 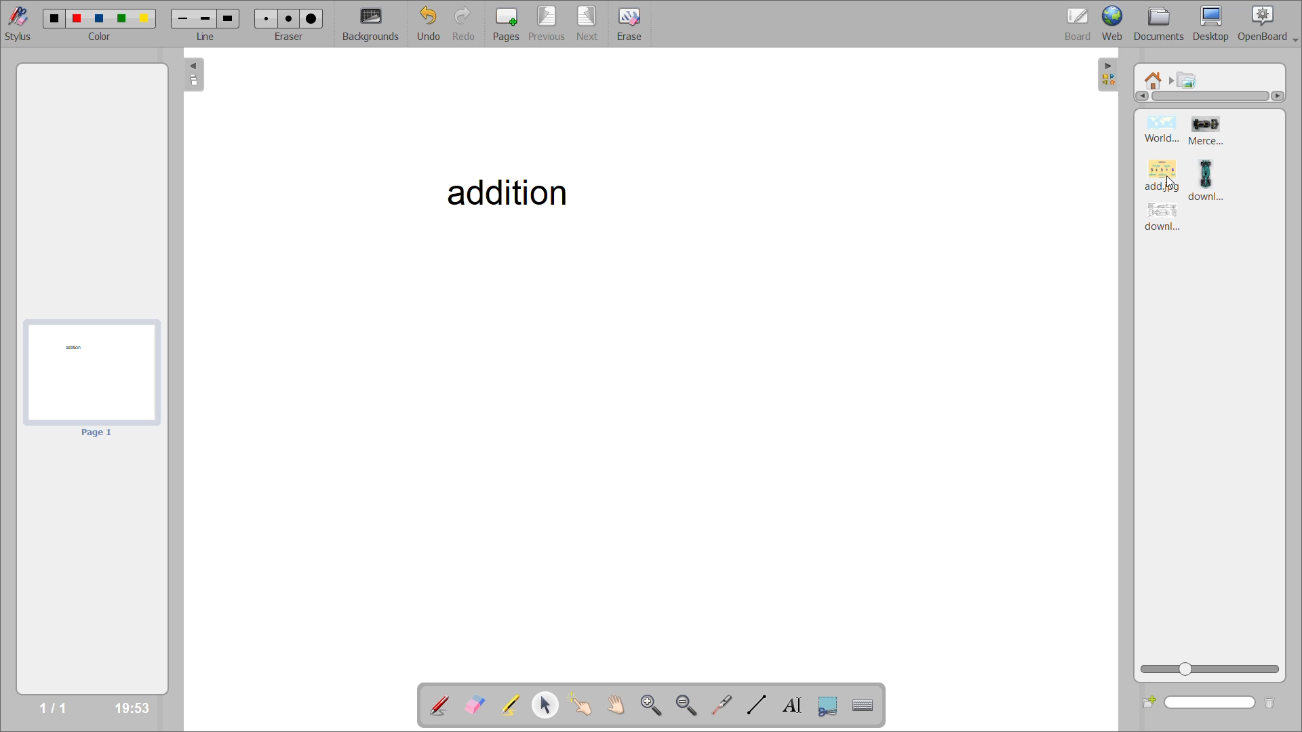 What do you see at coordinates (1210, 131) in the screenshot?
I see `image 2` at bounding box center [1210, 131].